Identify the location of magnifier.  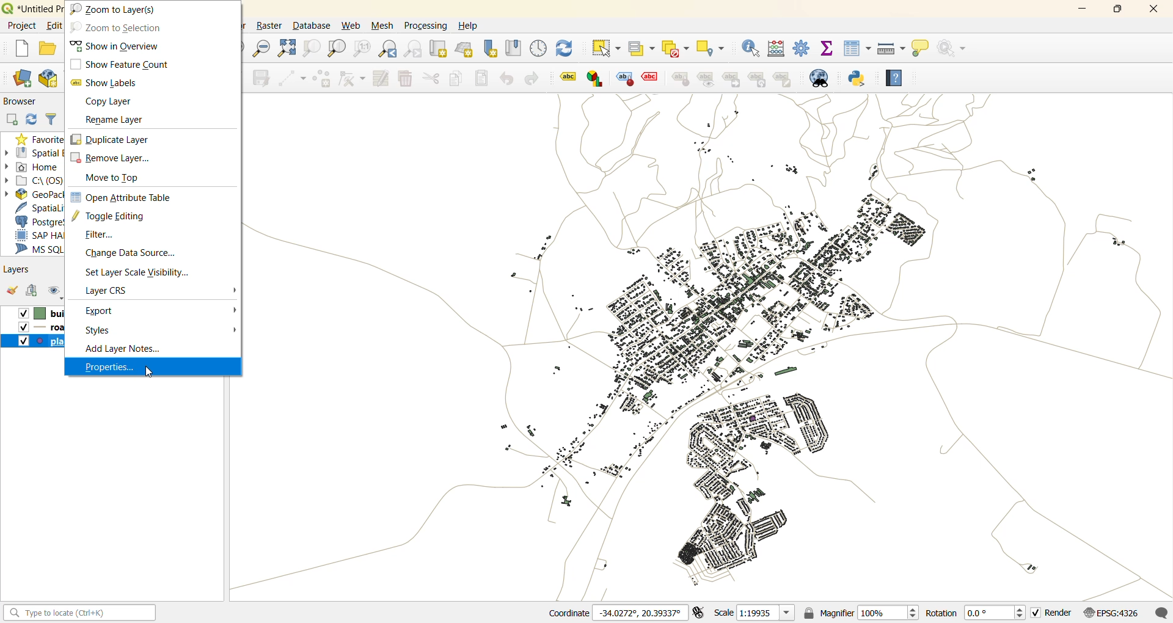
(864, 613).